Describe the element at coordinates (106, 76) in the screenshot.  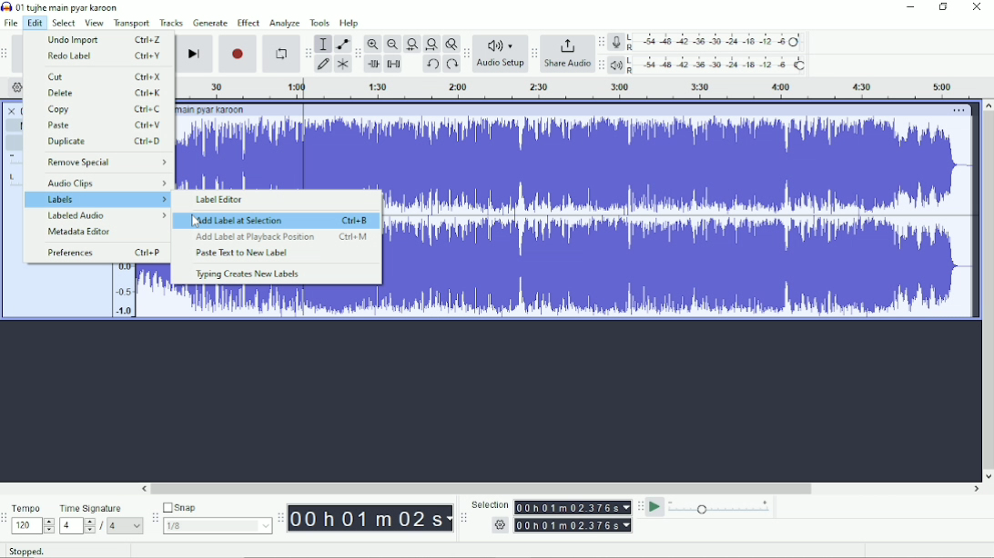
I see `Cut` at that location.